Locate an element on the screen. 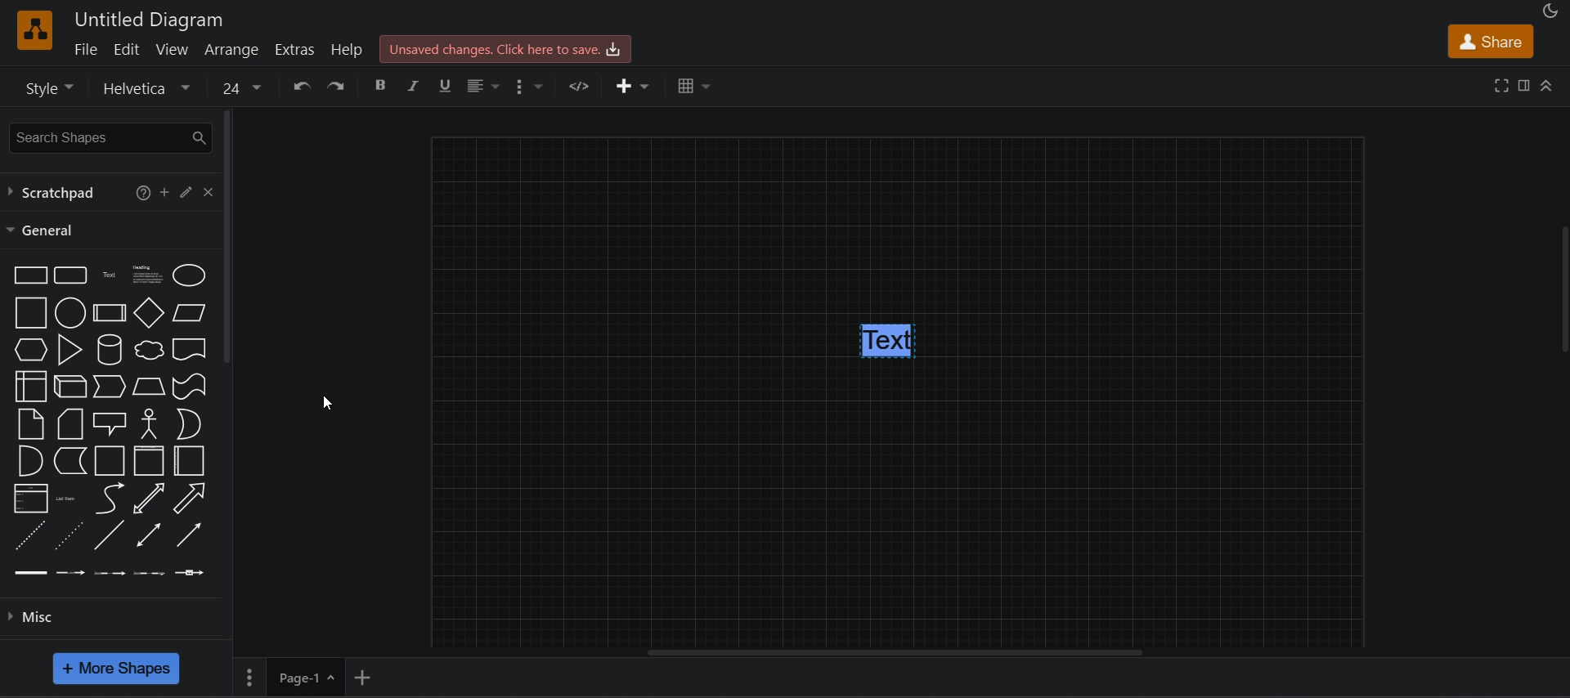 This screenshot has width=1570, height=698. view is located at coordinates (173, 49).